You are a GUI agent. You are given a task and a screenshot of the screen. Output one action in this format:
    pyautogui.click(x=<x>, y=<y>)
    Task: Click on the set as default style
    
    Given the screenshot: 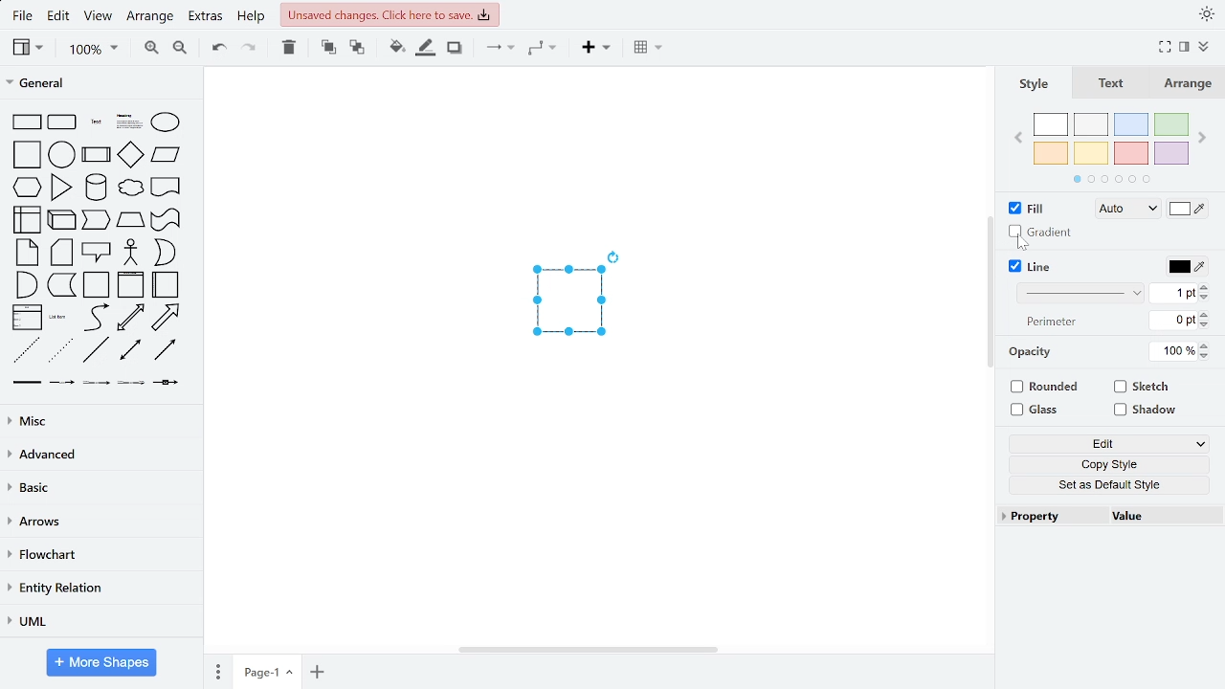 What is the action you would take?
    pyautogui.click(x=1112, y=485)
    